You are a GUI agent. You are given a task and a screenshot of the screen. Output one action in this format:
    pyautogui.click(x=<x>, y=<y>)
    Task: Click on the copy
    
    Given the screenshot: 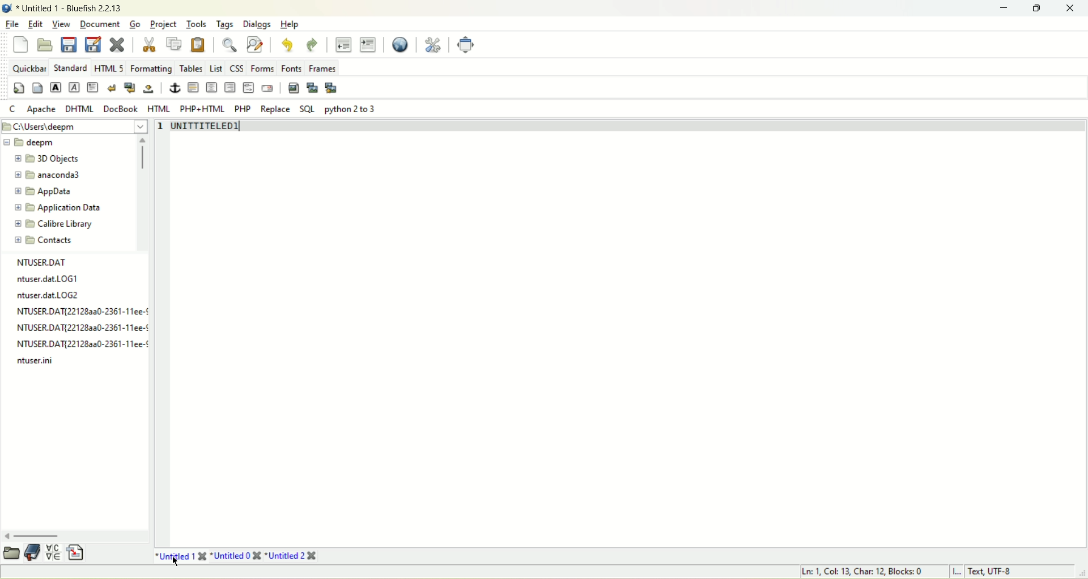 What is the action you would take?
    pyautogui.click(x=176, y=44)
    